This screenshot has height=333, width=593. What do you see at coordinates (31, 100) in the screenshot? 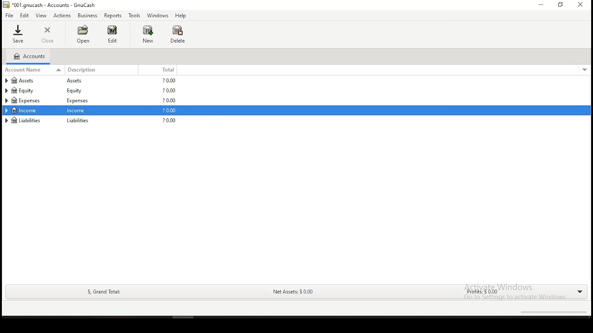
I see `expenses` at bounding box center [31, 100].